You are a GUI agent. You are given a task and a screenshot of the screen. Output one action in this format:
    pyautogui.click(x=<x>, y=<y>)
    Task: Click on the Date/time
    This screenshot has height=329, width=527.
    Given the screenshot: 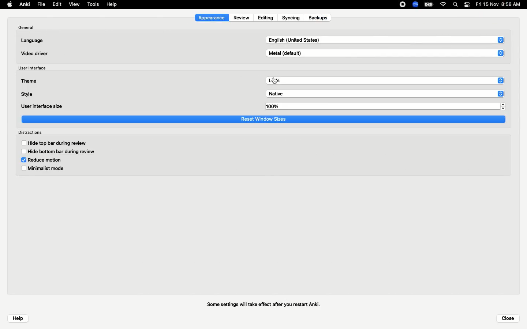 What is the action you would take?
    pyautogui.click(x=498, y=5)
    